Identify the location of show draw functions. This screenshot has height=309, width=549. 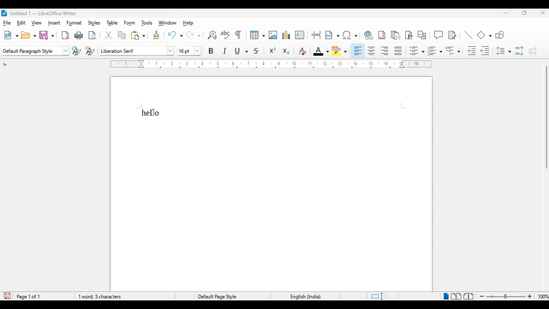
(500, 35).